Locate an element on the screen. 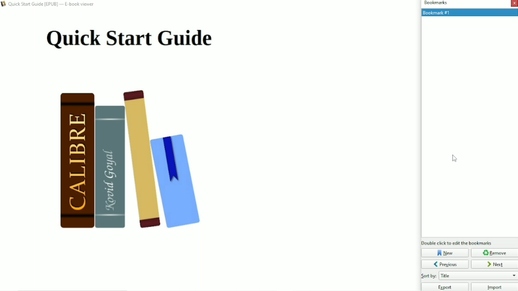 Image resolution: width=518 pixels, height=291 pixels. New is located at coordinates (445, 253).